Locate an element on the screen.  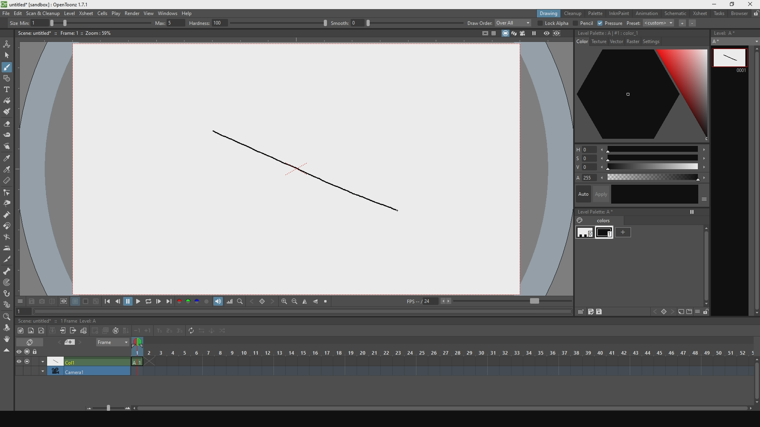
colors is located at coordinates (601, 221).